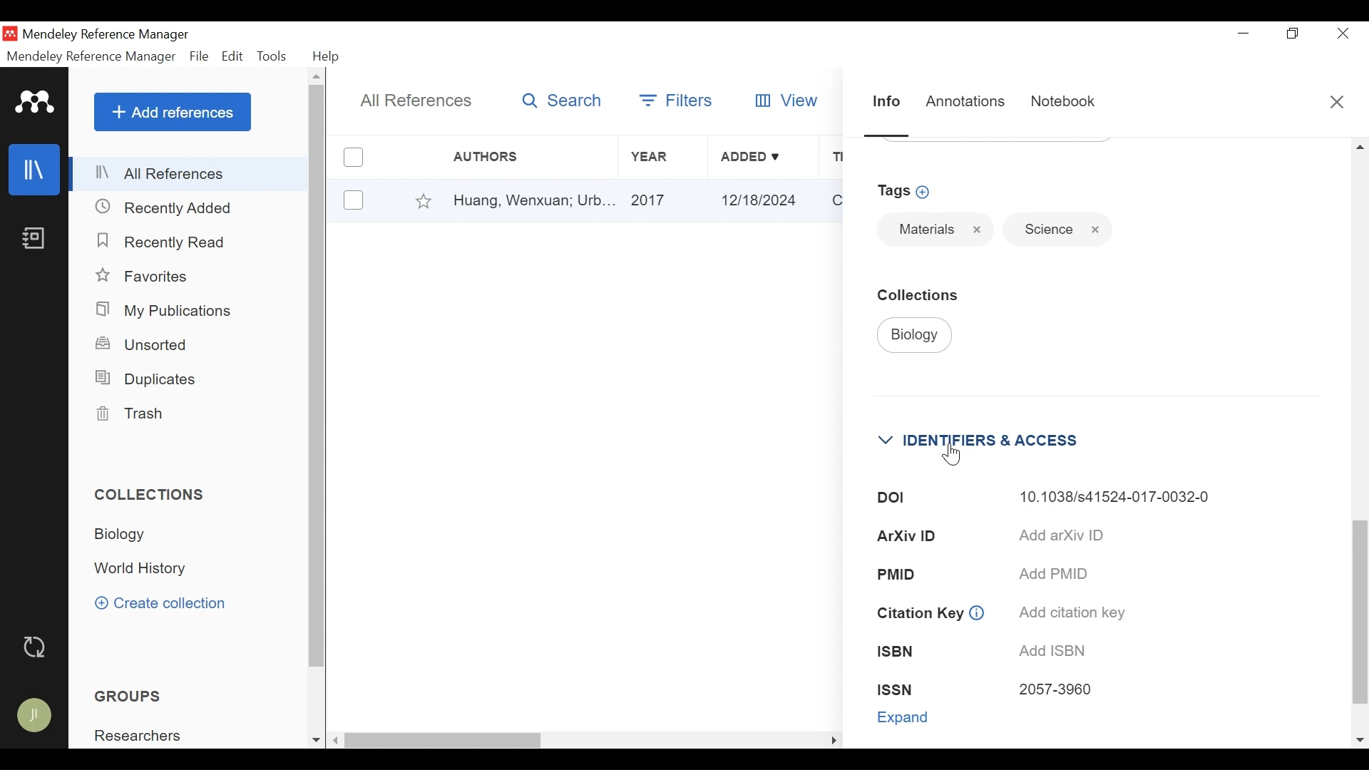 This screenshot has height=770, width=1369. I want to click on Science, so click(1043, 230).